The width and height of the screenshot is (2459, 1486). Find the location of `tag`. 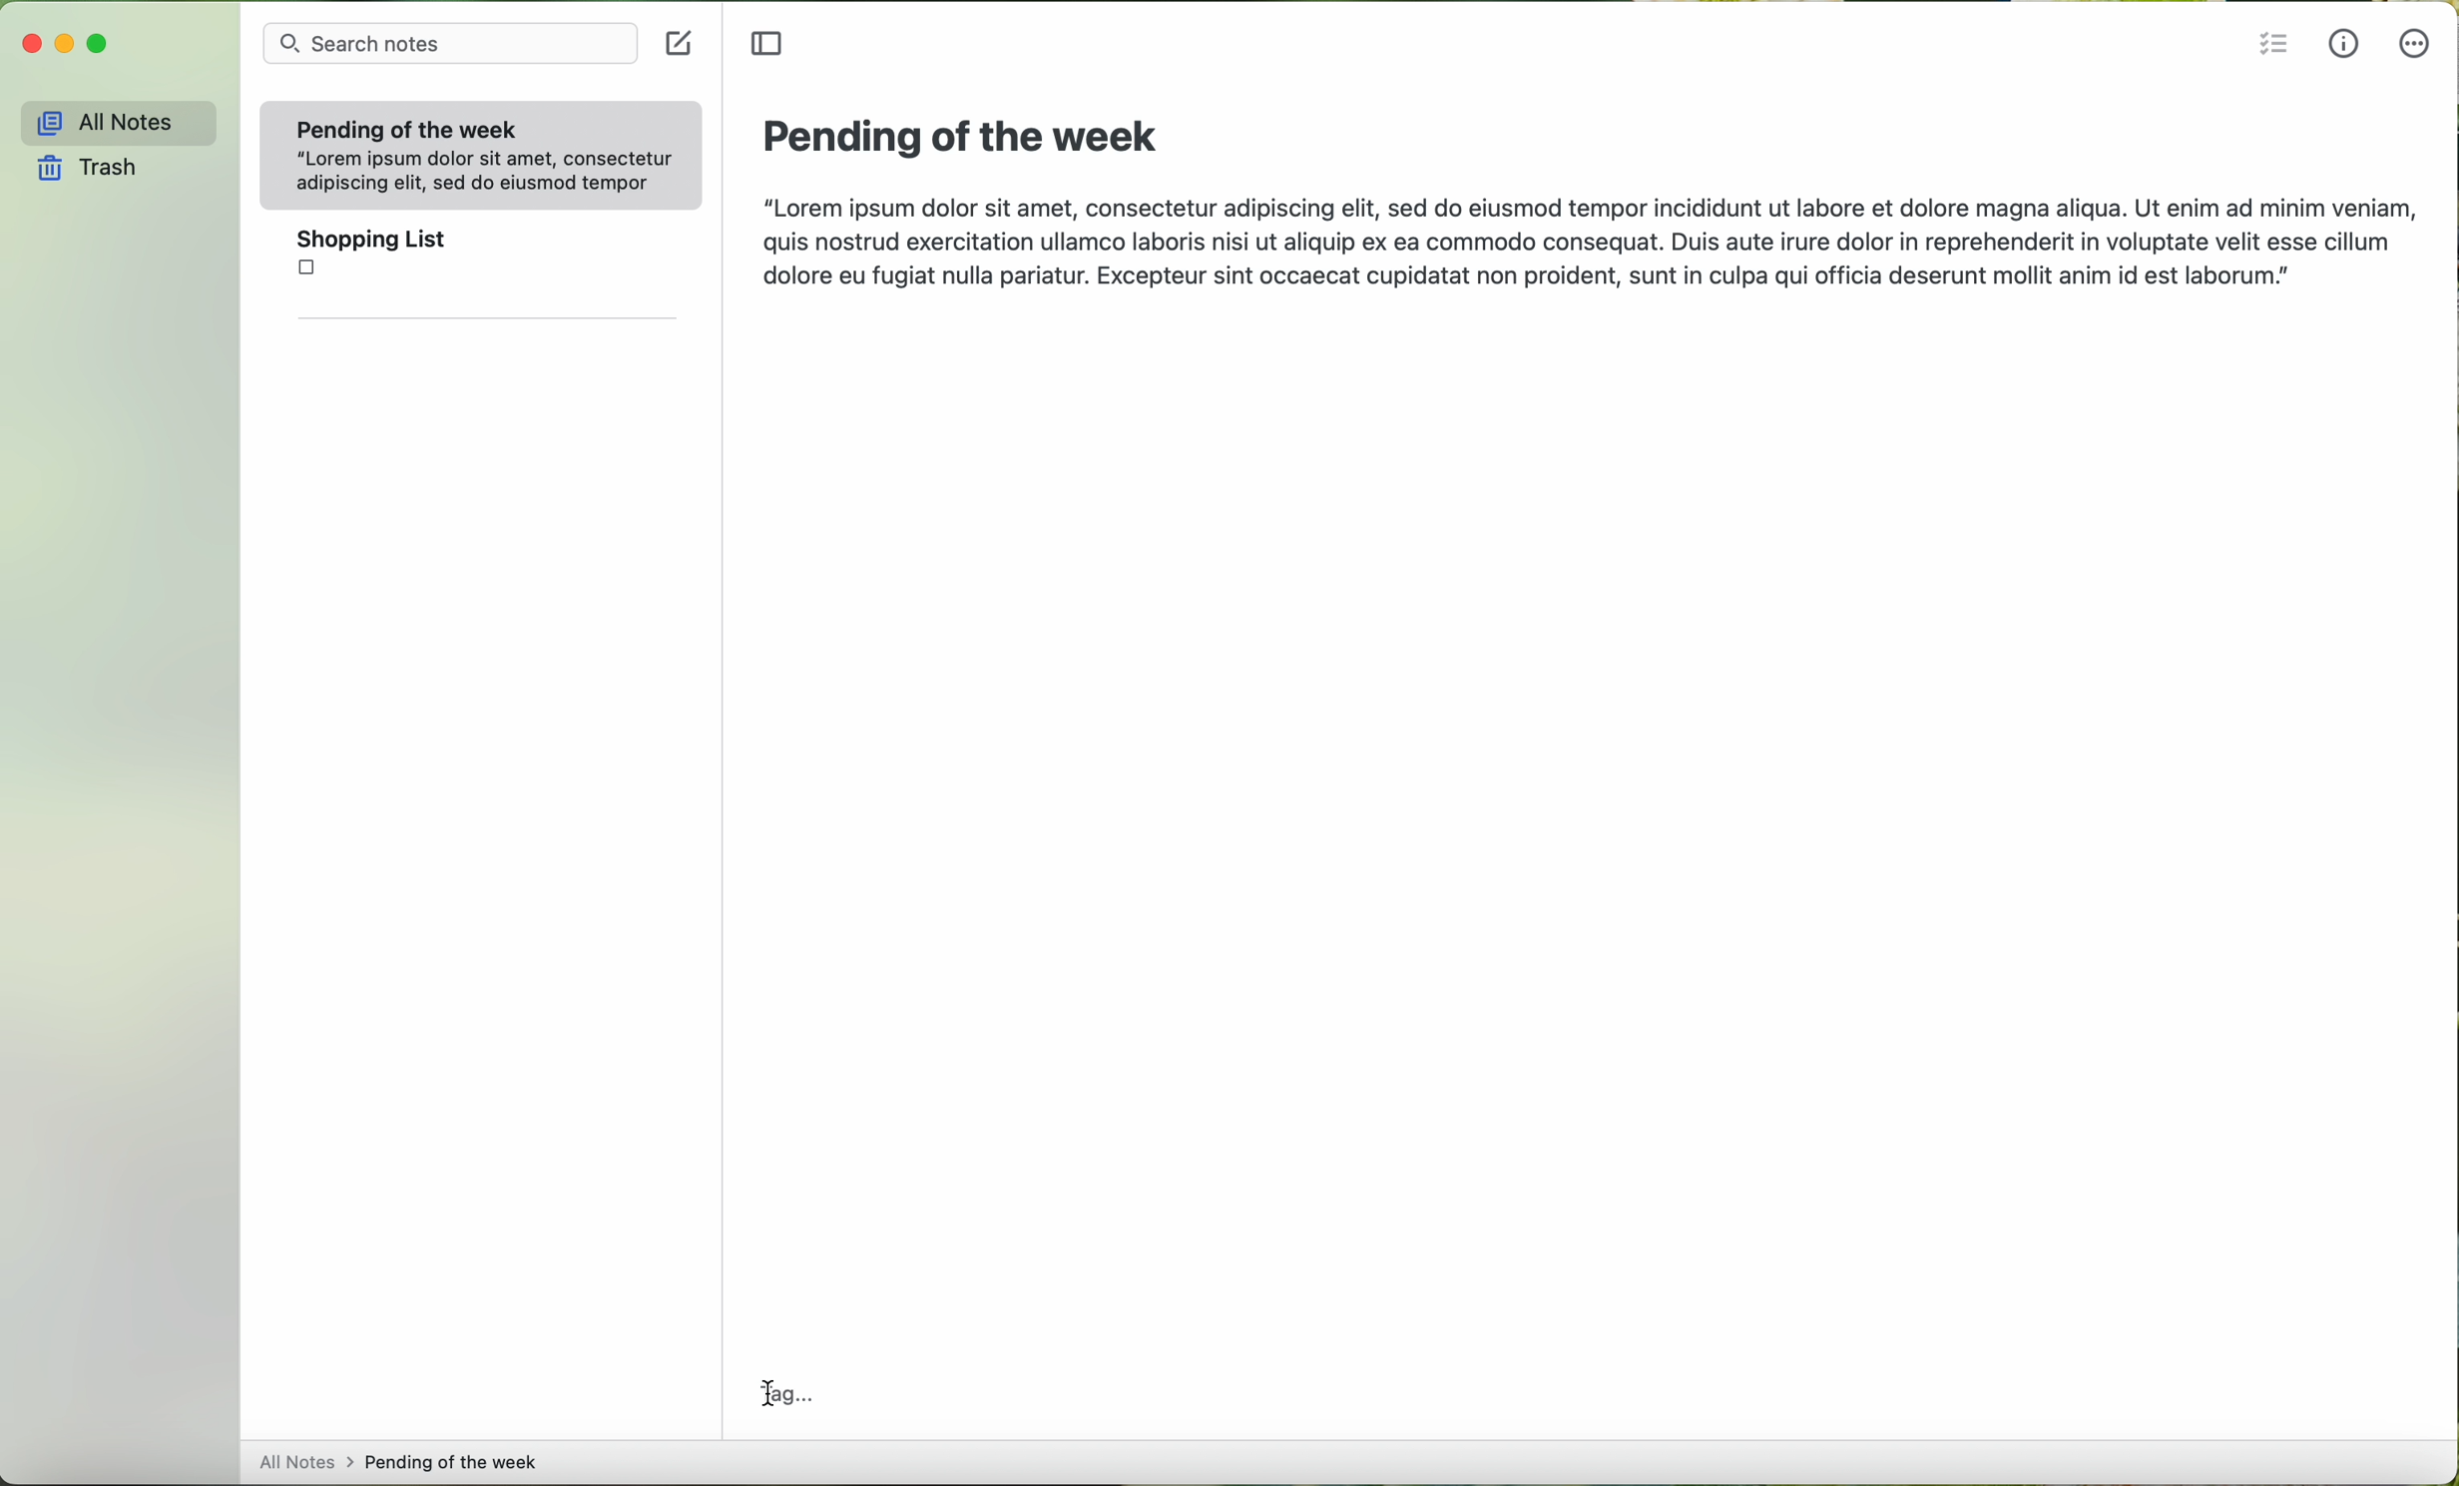

tag is located at coordinates (780, 1395).